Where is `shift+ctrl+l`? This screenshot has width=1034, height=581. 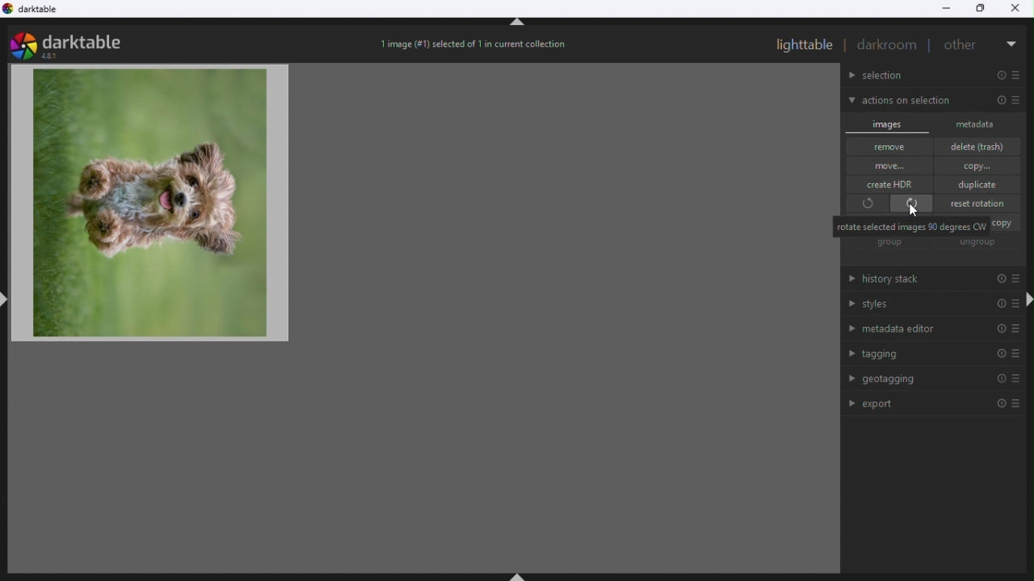 shift+ctrl+l is located at coordinates (6, 298).